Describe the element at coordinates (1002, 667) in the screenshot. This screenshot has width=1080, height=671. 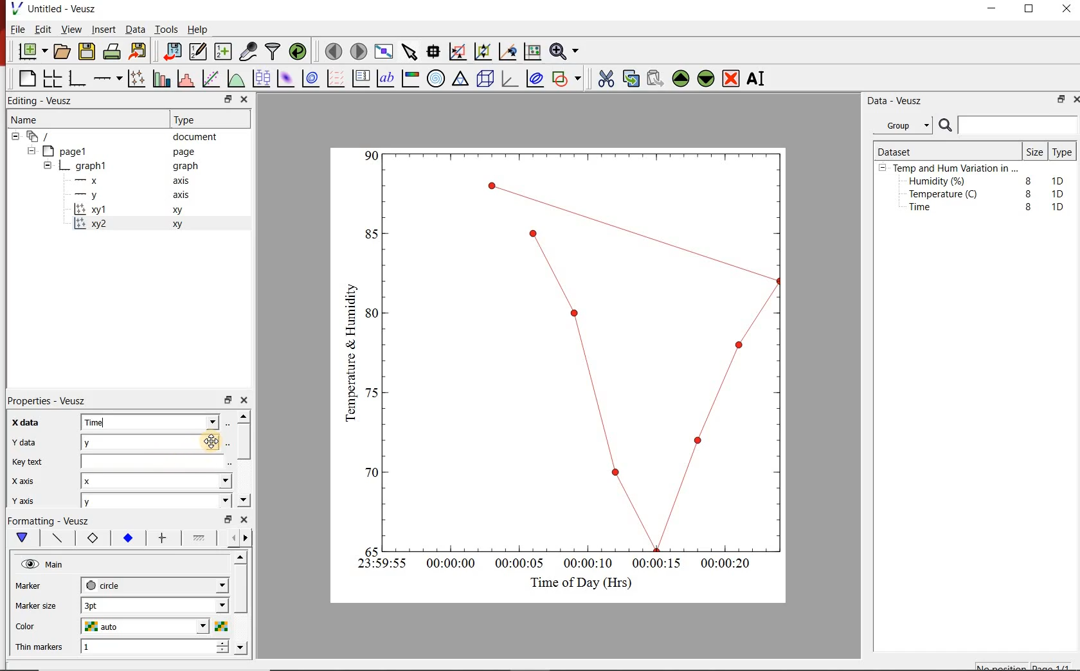
I see `No position` at that location.